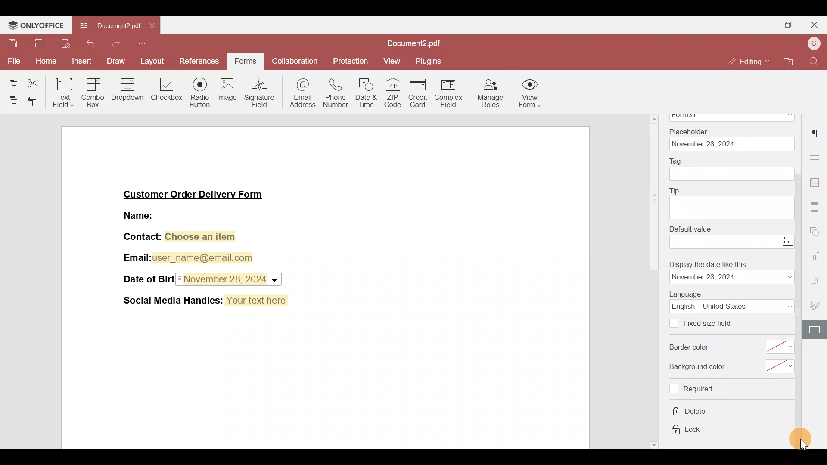 The width and height of the screenshot is (827, 465). Describe the element at coordinates (686, 294) in the screenshot. I see `Language` at that location.